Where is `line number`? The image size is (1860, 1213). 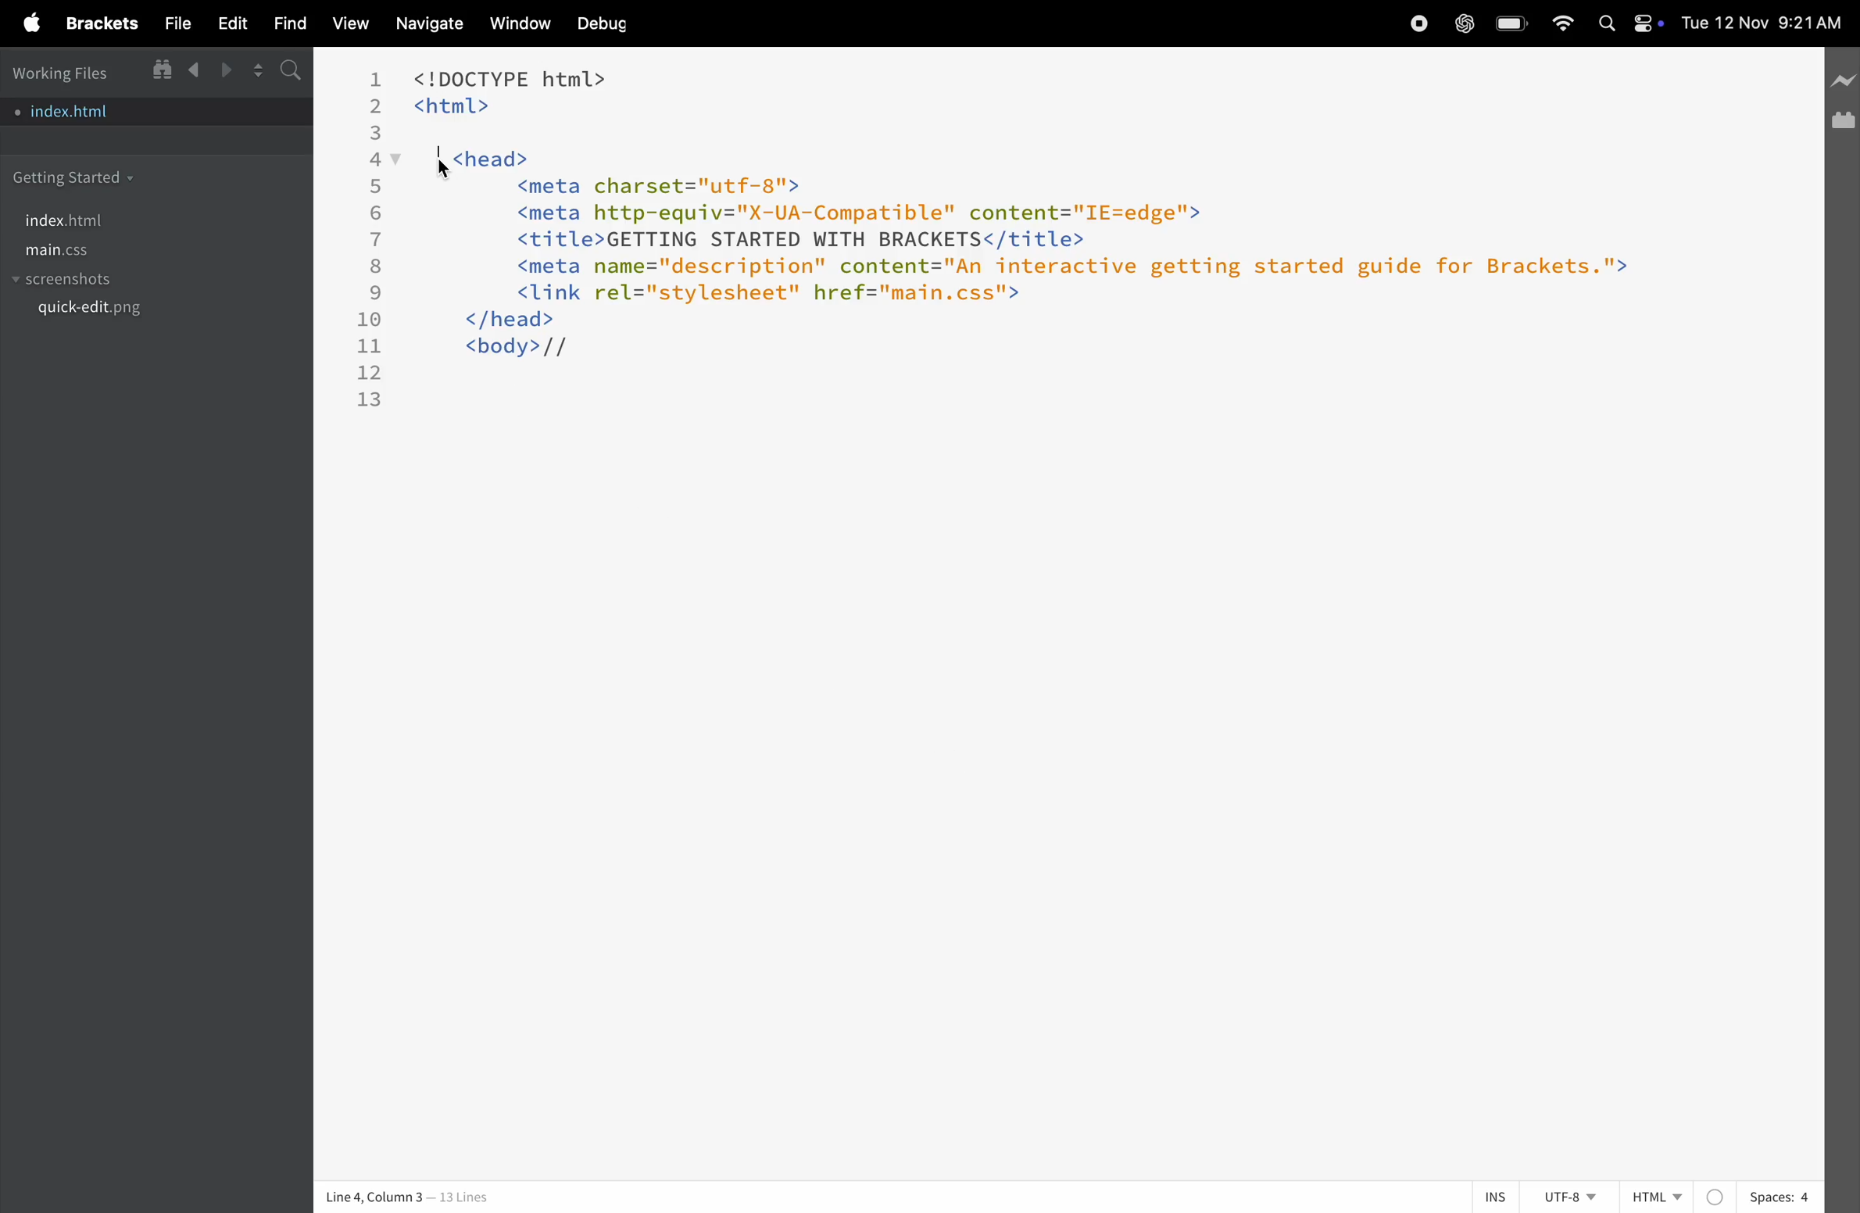
line number is located at coordinates (377, 237).